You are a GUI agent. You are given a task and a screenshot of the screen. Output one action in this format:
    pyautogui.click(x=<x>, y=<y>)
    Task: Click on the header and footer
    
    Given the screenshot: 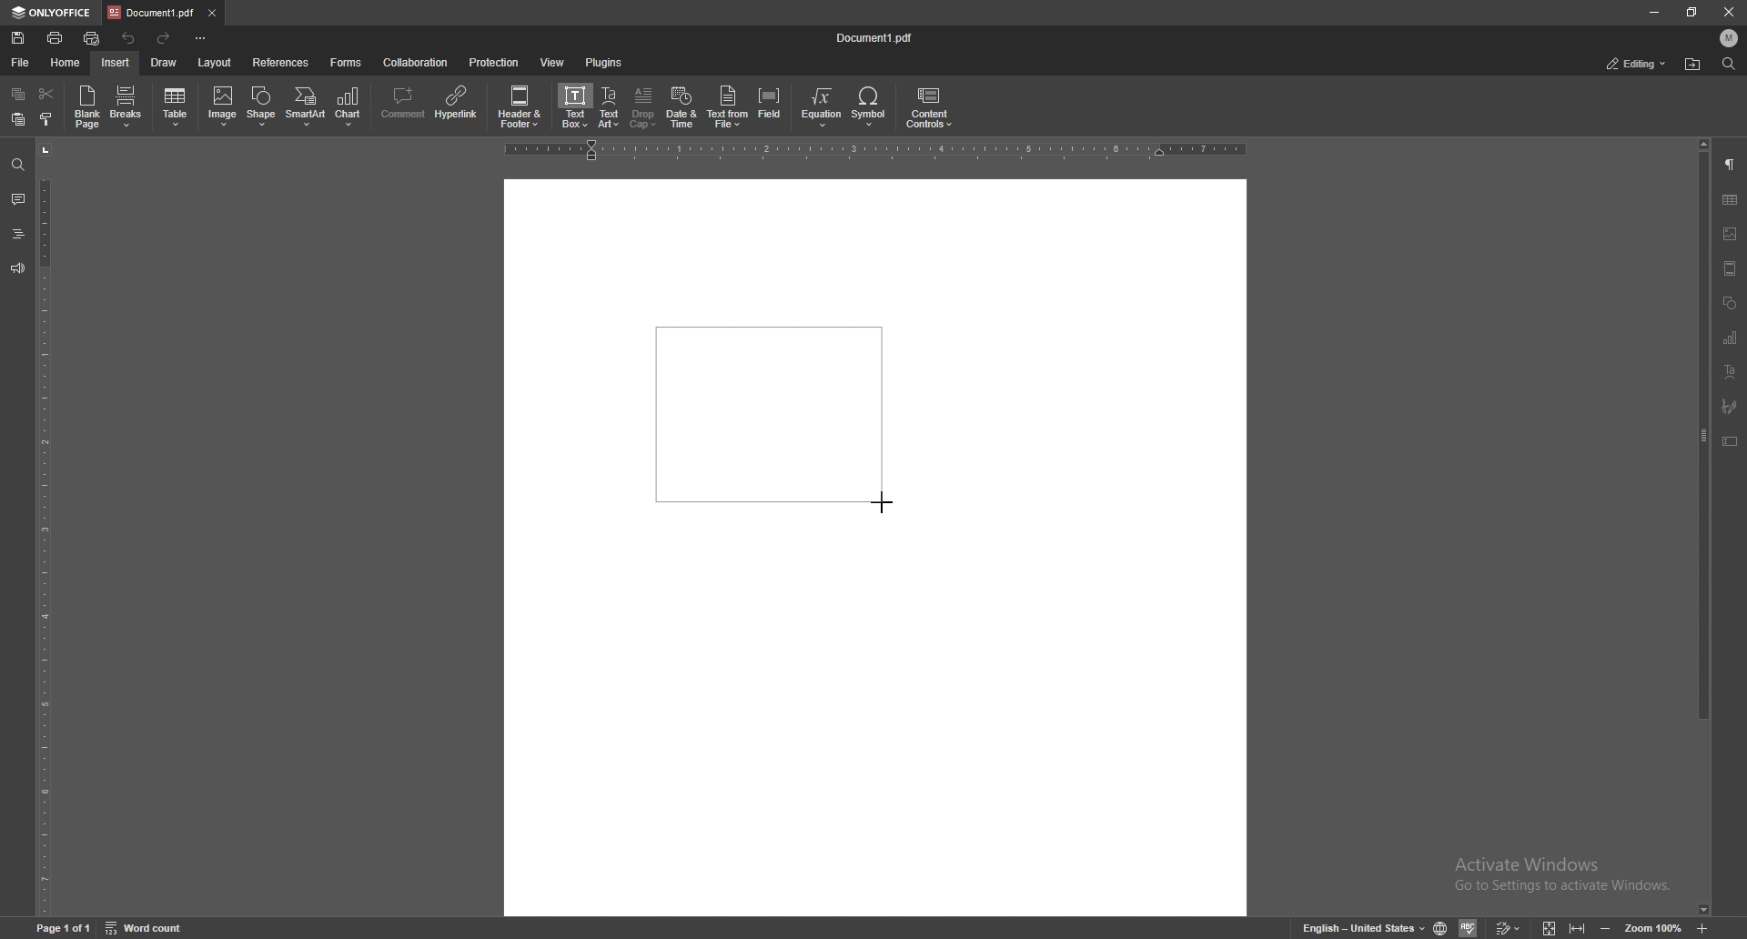 What is the action you would take?
    pyautogui.click(x=1730, y=268)
    